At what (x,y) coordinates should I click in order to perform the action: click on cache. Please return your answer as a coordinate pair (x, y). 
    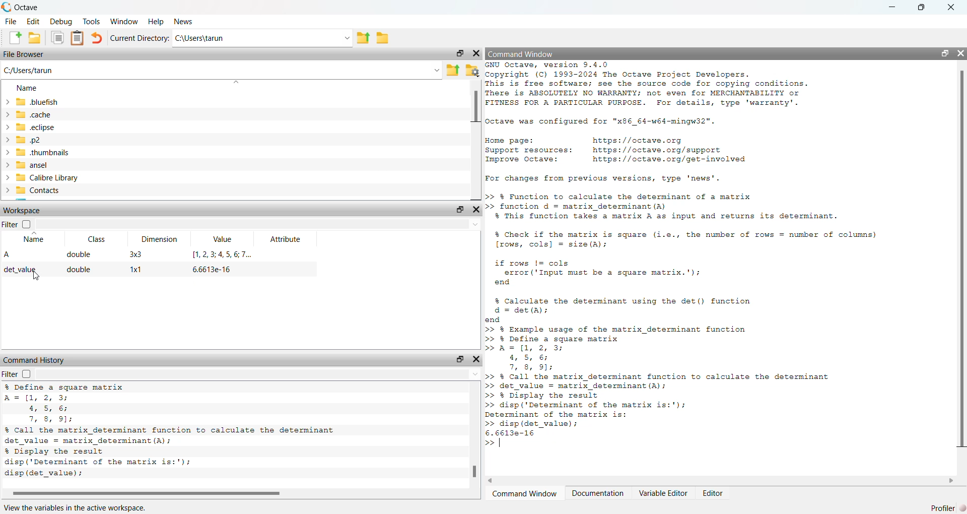
    Looking at the image, I should click on (32, 114).